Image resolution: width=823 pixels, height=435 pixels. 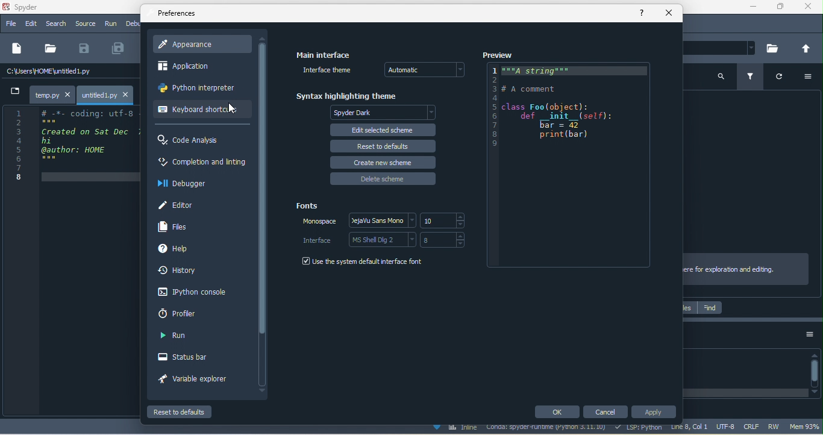 I want to click on inline, so click(x=458, y=428).